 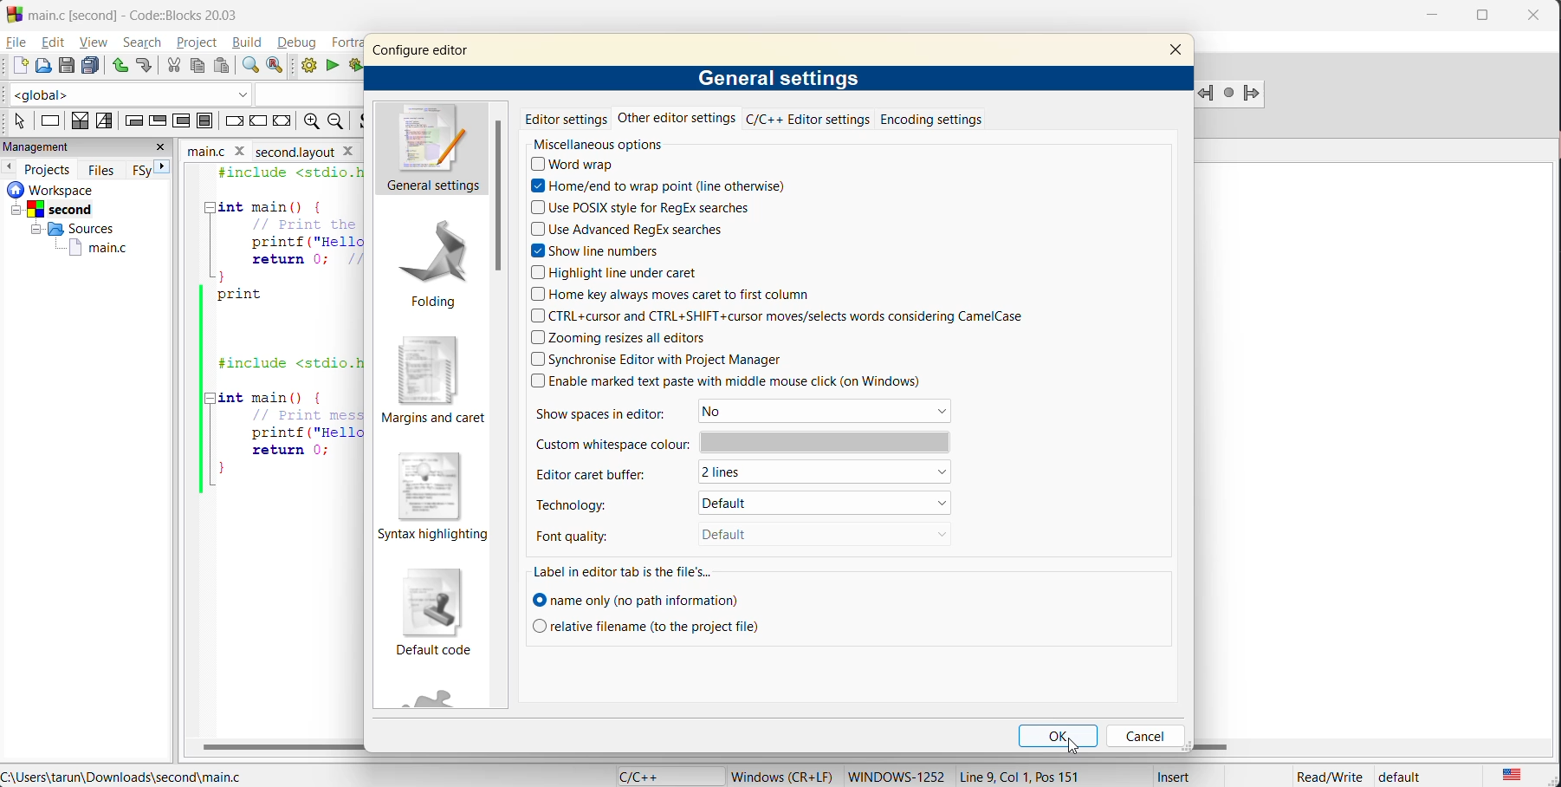 I want to click on syntax highlighting, so click(x=432, y=497).